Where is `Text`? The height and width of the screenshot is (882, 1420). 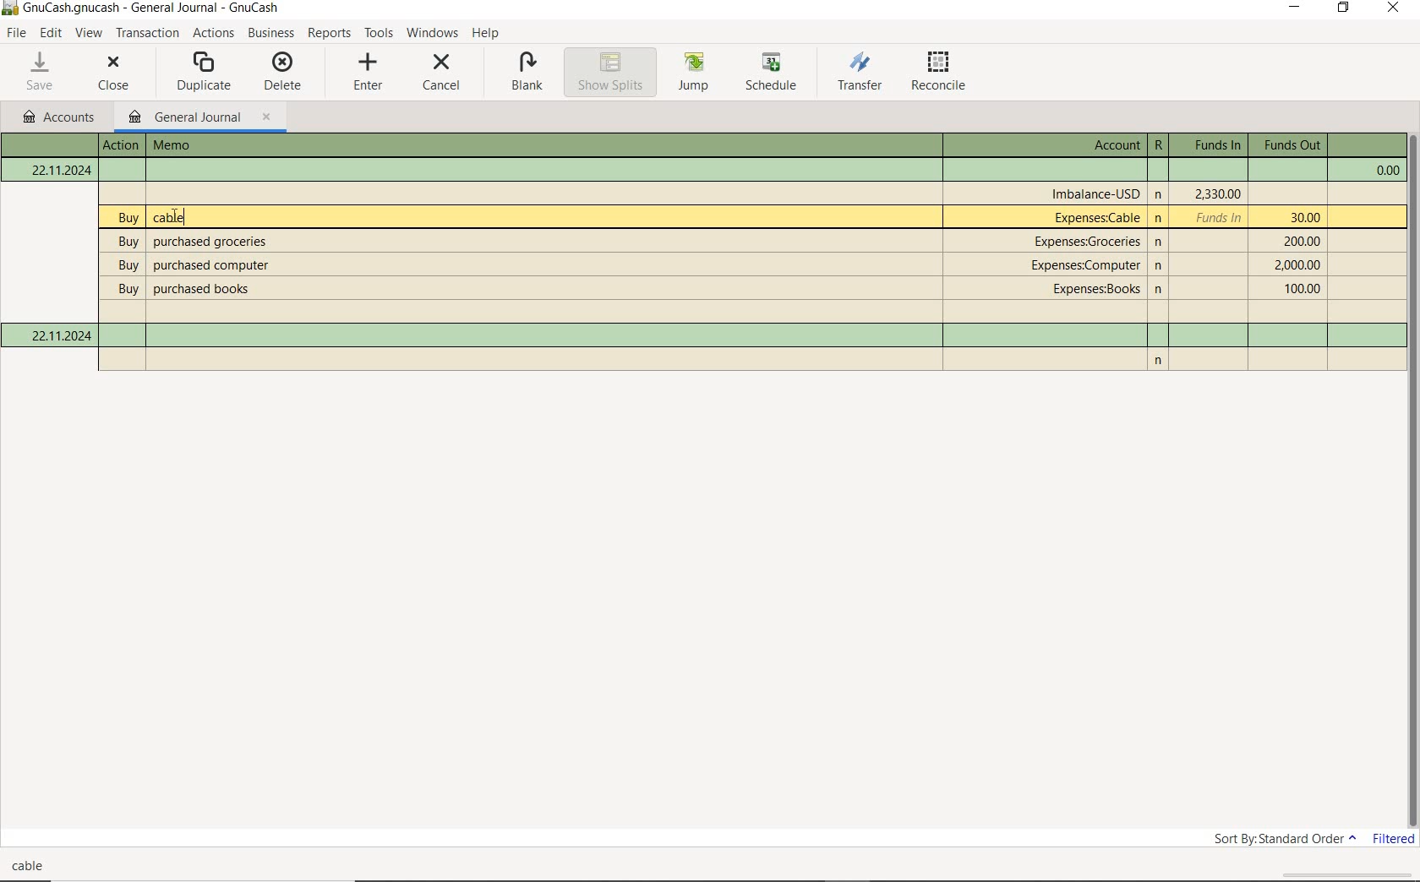
Text is located at coordinates (153, 8).